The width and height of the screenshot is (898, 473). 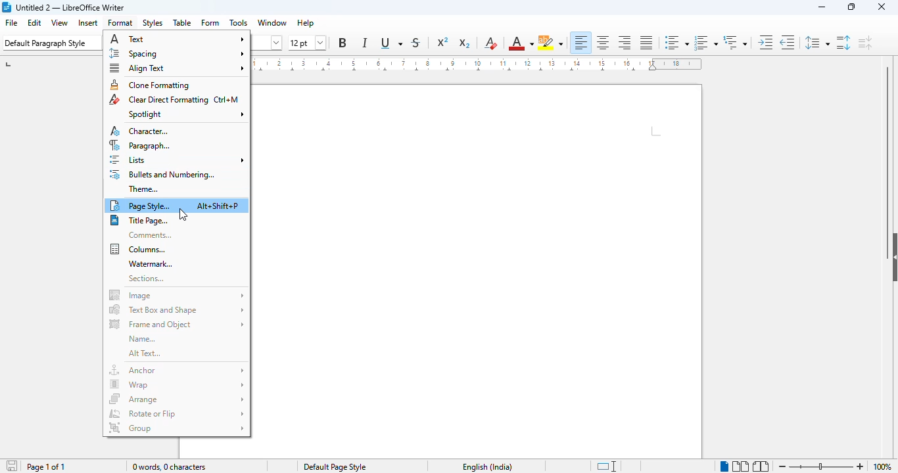 What do you see at coordinates (887, 146) in the screenshot?
I see `vertical scroll bar` at bounding box center [887, 146].